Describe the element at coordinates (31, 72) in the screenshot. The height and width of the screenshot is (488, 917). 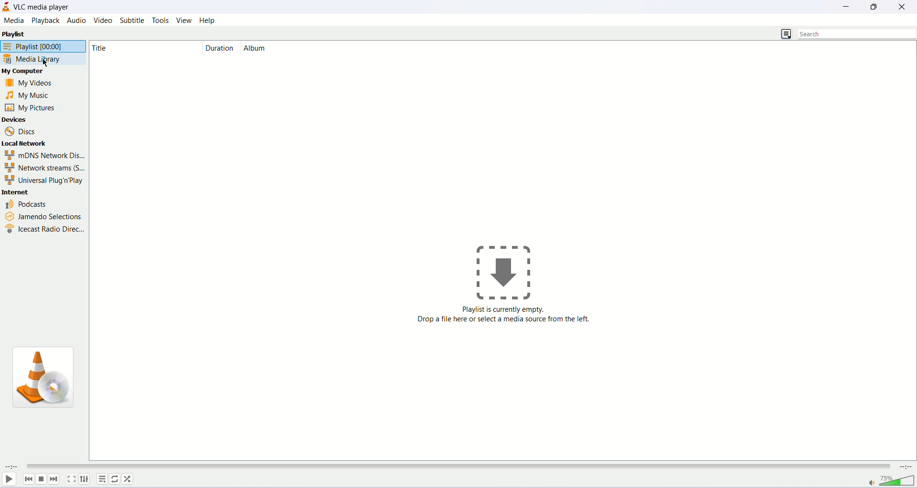
I see `my computer` at that location.